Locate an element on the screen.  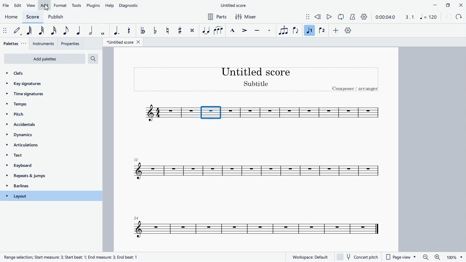
accent is located at coordinates (245, 31).